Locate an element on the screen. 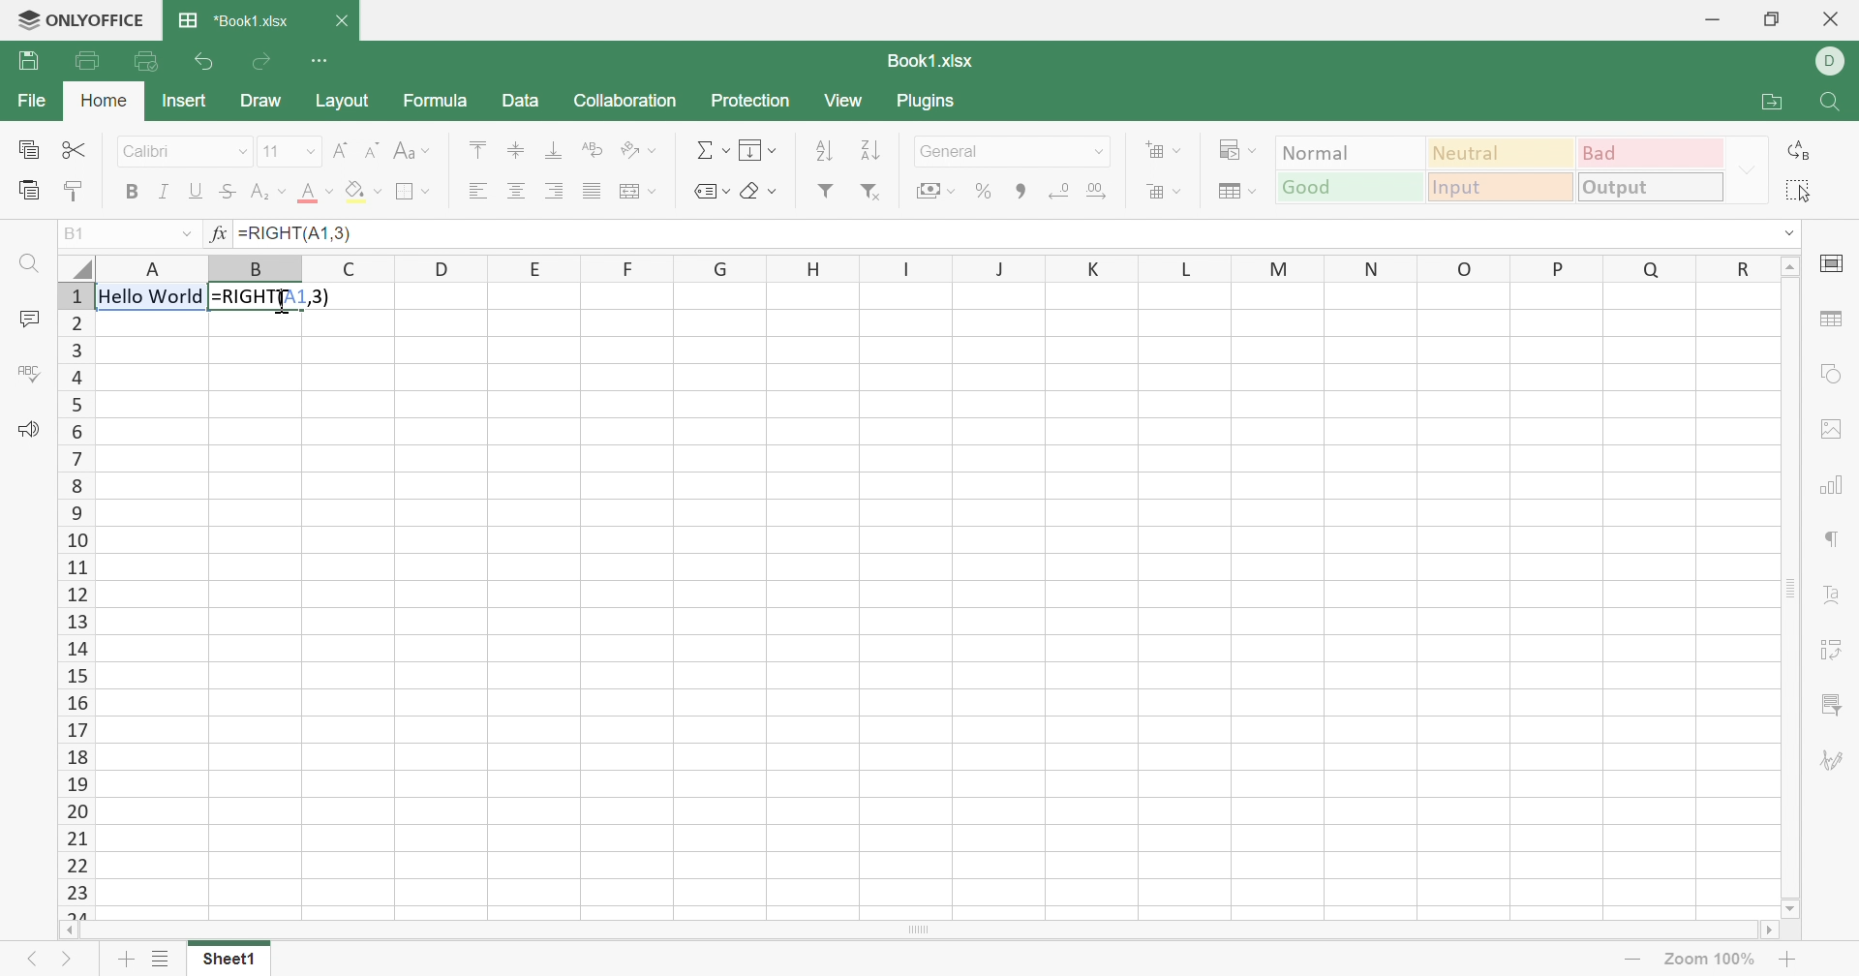  Redo is located at coordinates (262, 60).